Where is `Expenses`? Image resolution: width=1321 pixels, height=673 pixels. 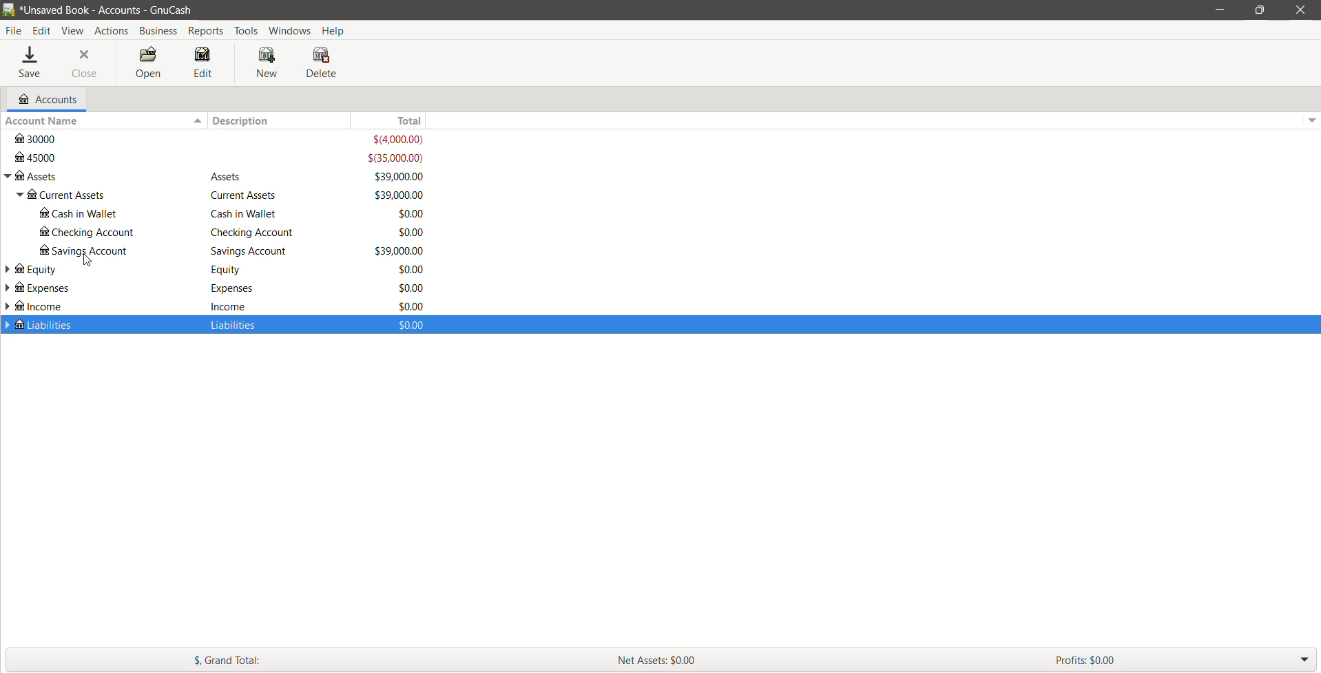 Expenses is located at coordinates (238, 287).